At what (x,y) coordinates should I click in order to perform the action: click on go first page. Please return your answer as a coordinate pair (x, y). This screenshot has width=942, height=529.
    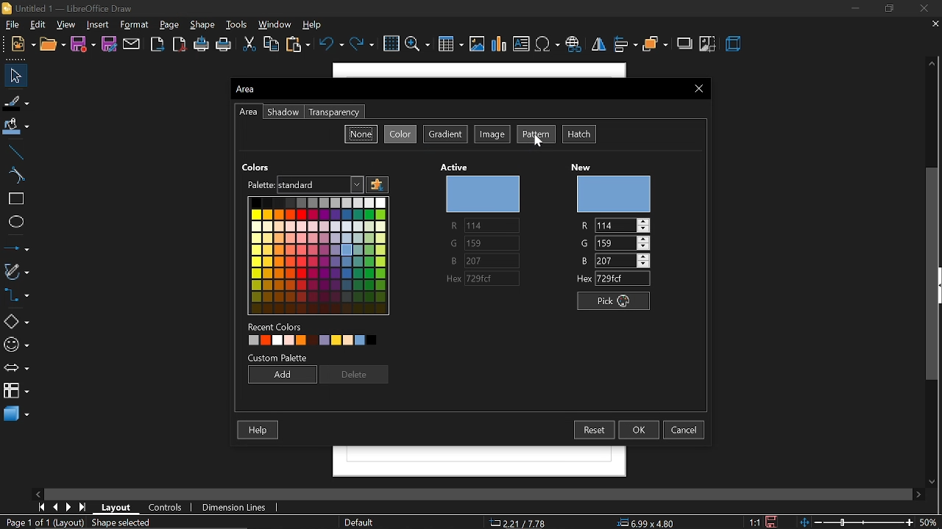
    Looking at the image, I should click on (40, 507).